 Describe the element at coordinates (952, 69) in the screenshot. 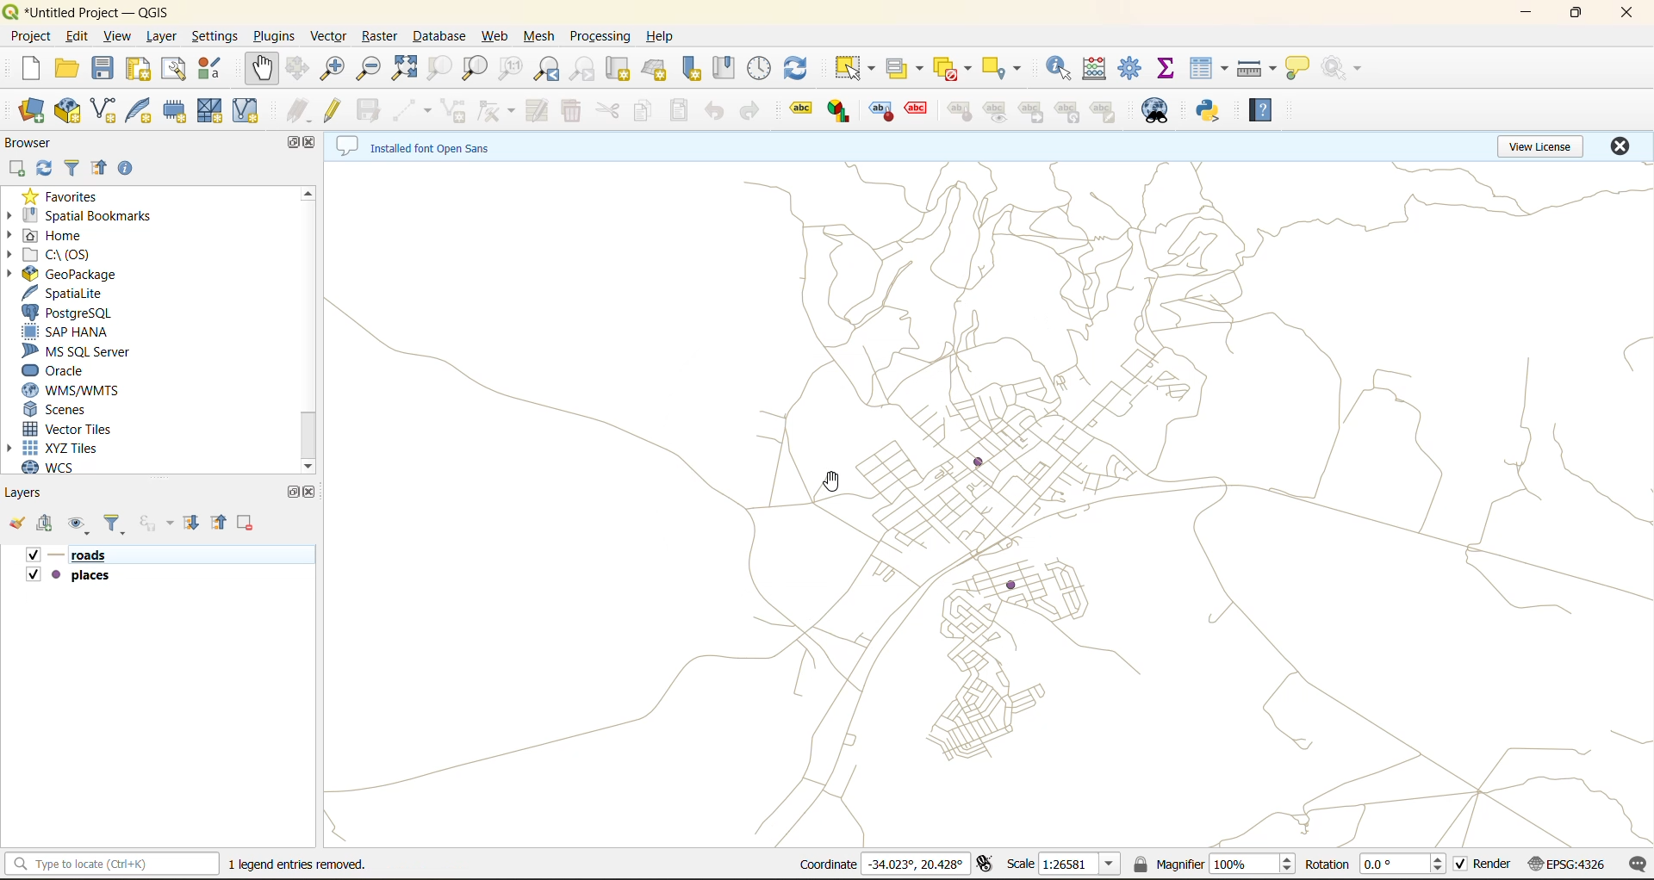

I see `deselect` at that location.